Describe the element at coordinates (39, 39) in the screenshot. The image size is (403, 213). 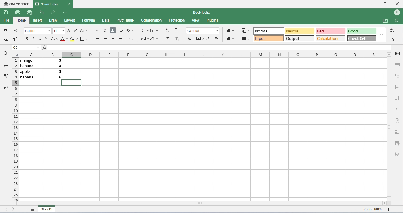
I see `underline` at that location.